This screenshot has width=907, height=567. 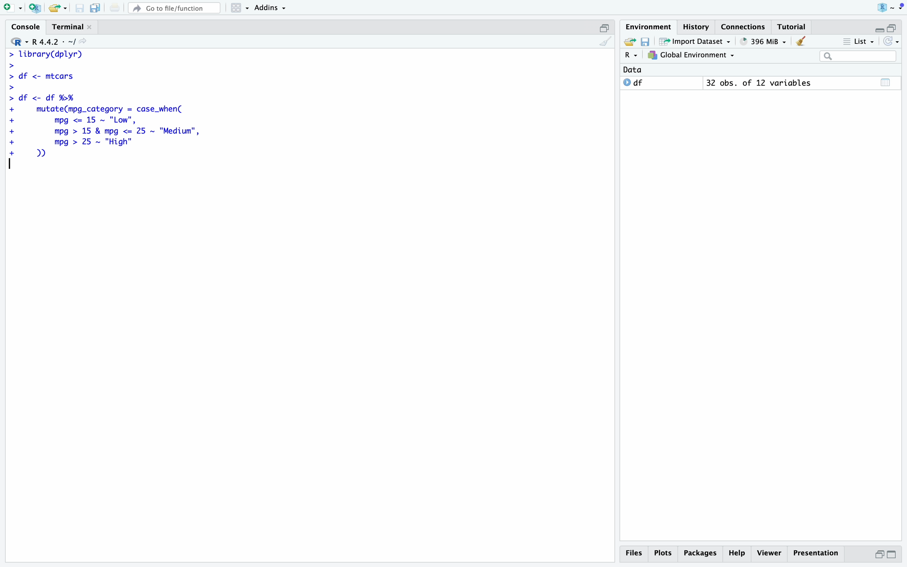 I want to click on > library(dplyr)

>

> df <- mtcars

>

> df <- df %%

+ mutate(mpg_category = case_when(

+ mpg <= 15 ~ "Low",

+ mpg > 15 & mpg <= 25 ~ "Medium",
+ mpg > 25 ~ "High"

+ », so click(x=105, y=103).